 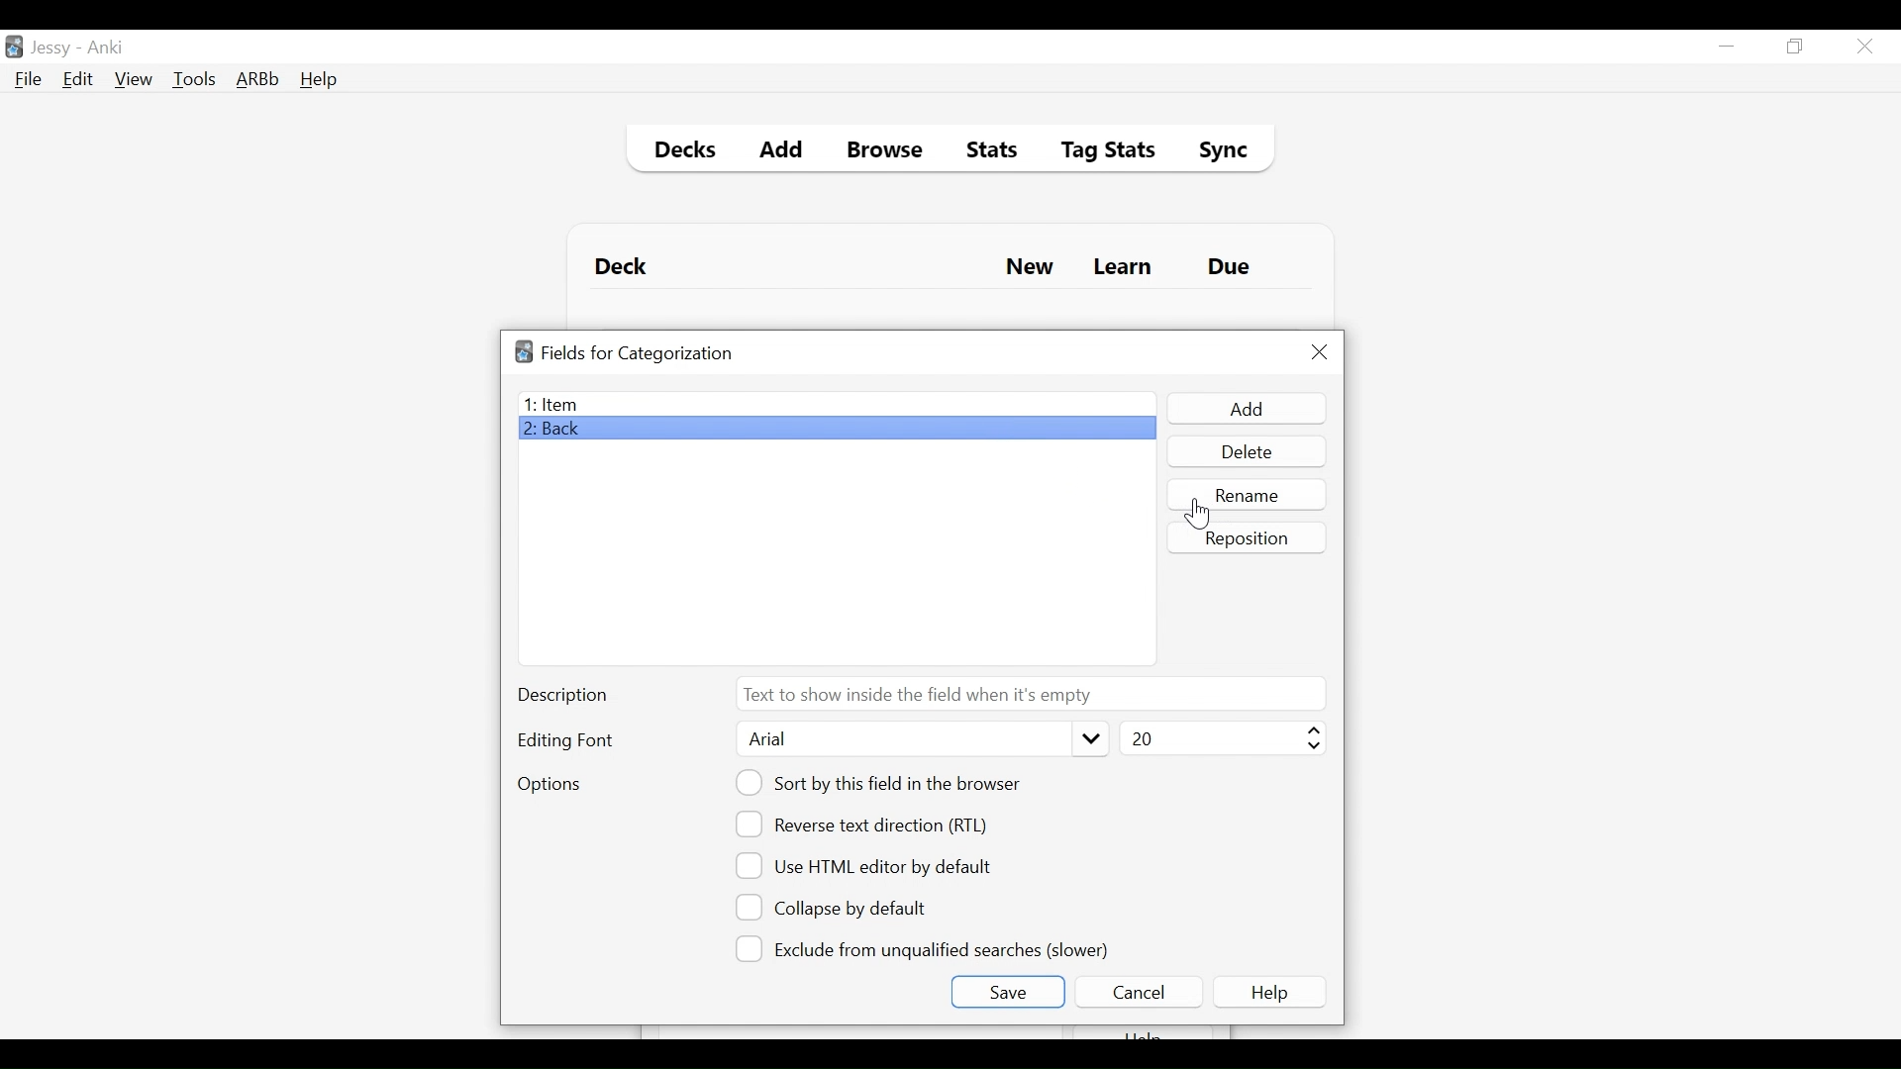 What do you see at coordinates (258, 79) in the screenshot?
I see `Advanced Review Button bar` at bounding box center [258, 79].